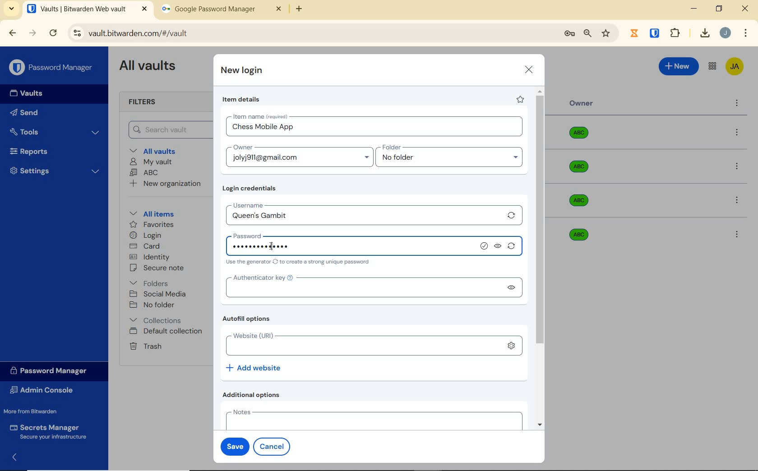 This screenshot has height=471, width=758. What do you see at coordinates (739, 167) in the screenshot?
I see `option` at bounding box center [739, 167].